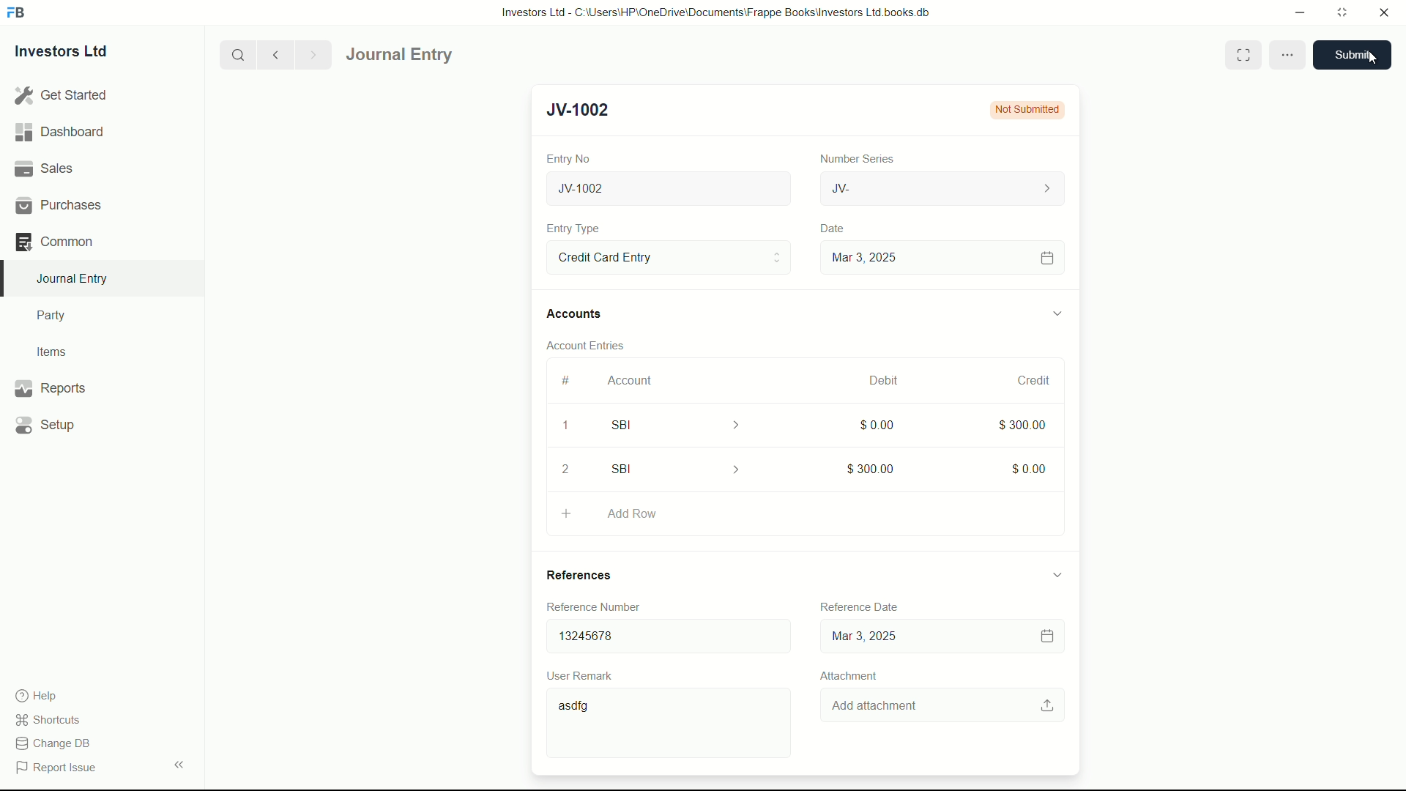 The width and height of the screenshot is (1406, 791). Describe the element at coordinates (663, 633) in the screenshot. I see `13245678` at that location.